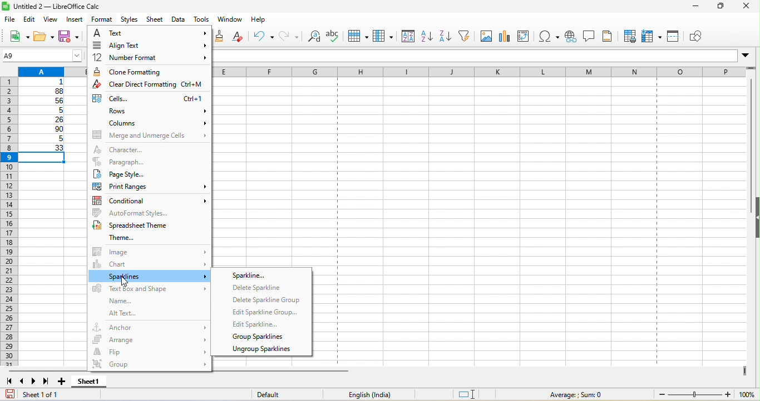 This screenshot has width=760, height=401. I want to click on page style, so click(149, 174).